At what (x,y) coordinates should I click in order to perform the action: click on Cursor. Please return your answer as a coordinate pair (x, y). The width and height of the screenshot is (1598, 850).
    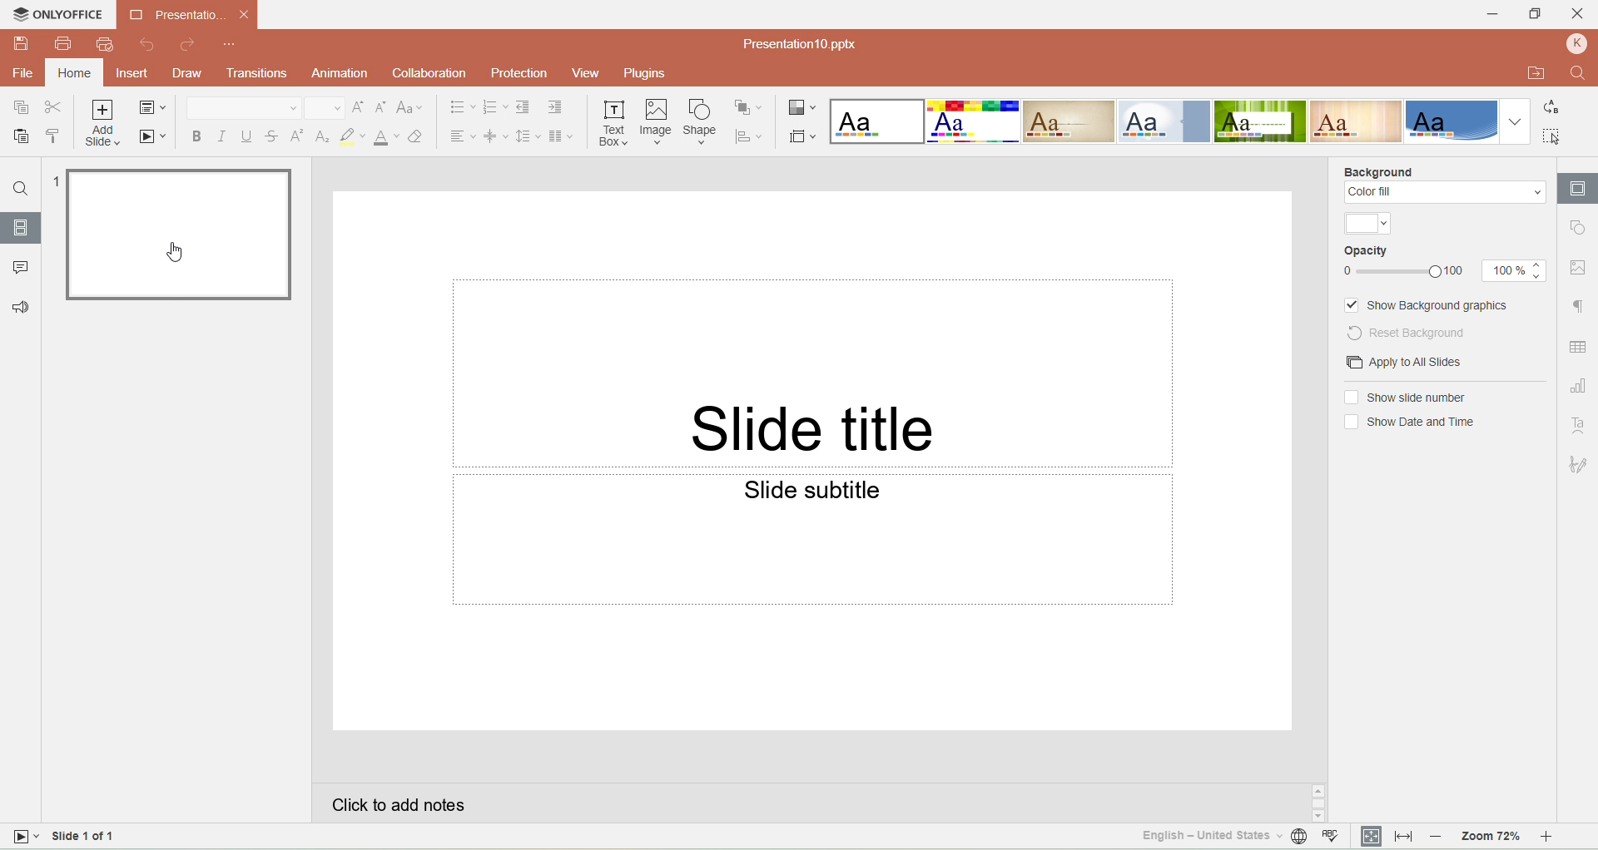
    Looking at the image, I should click on (174, 251).